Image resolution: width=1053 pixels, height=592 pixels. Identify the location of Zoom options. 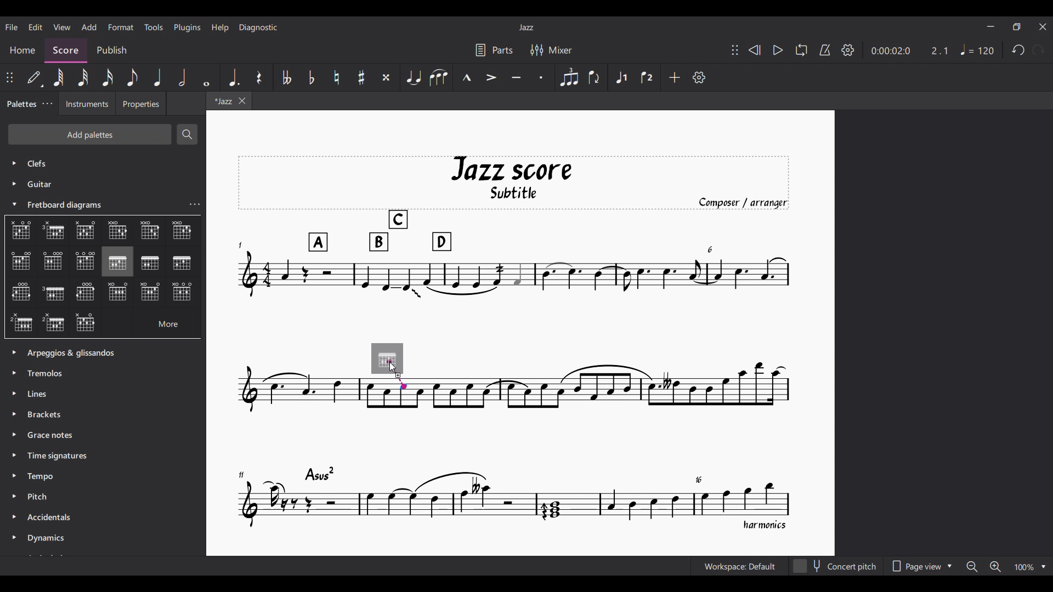
(1006, 566).